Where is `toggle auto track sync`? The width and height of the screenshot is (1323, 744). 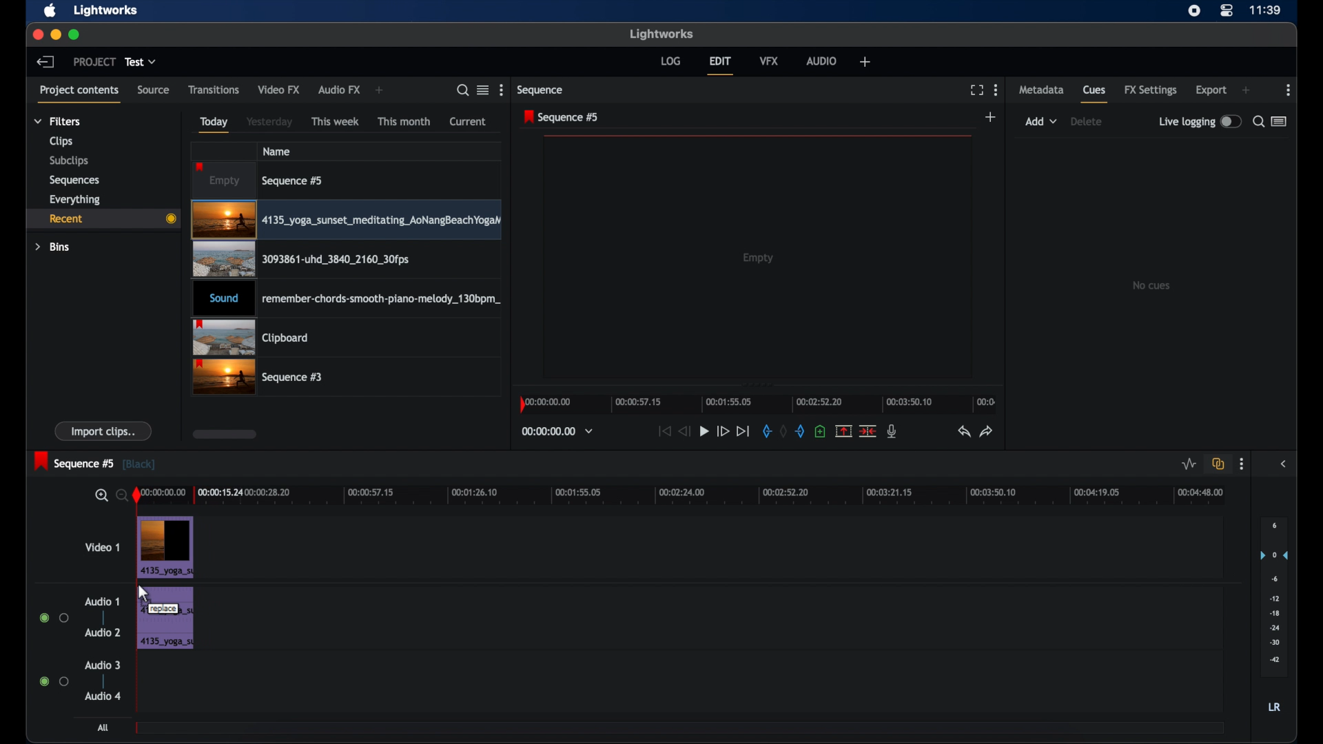 toggle auto track sync is located at coordinates (1218, 464).